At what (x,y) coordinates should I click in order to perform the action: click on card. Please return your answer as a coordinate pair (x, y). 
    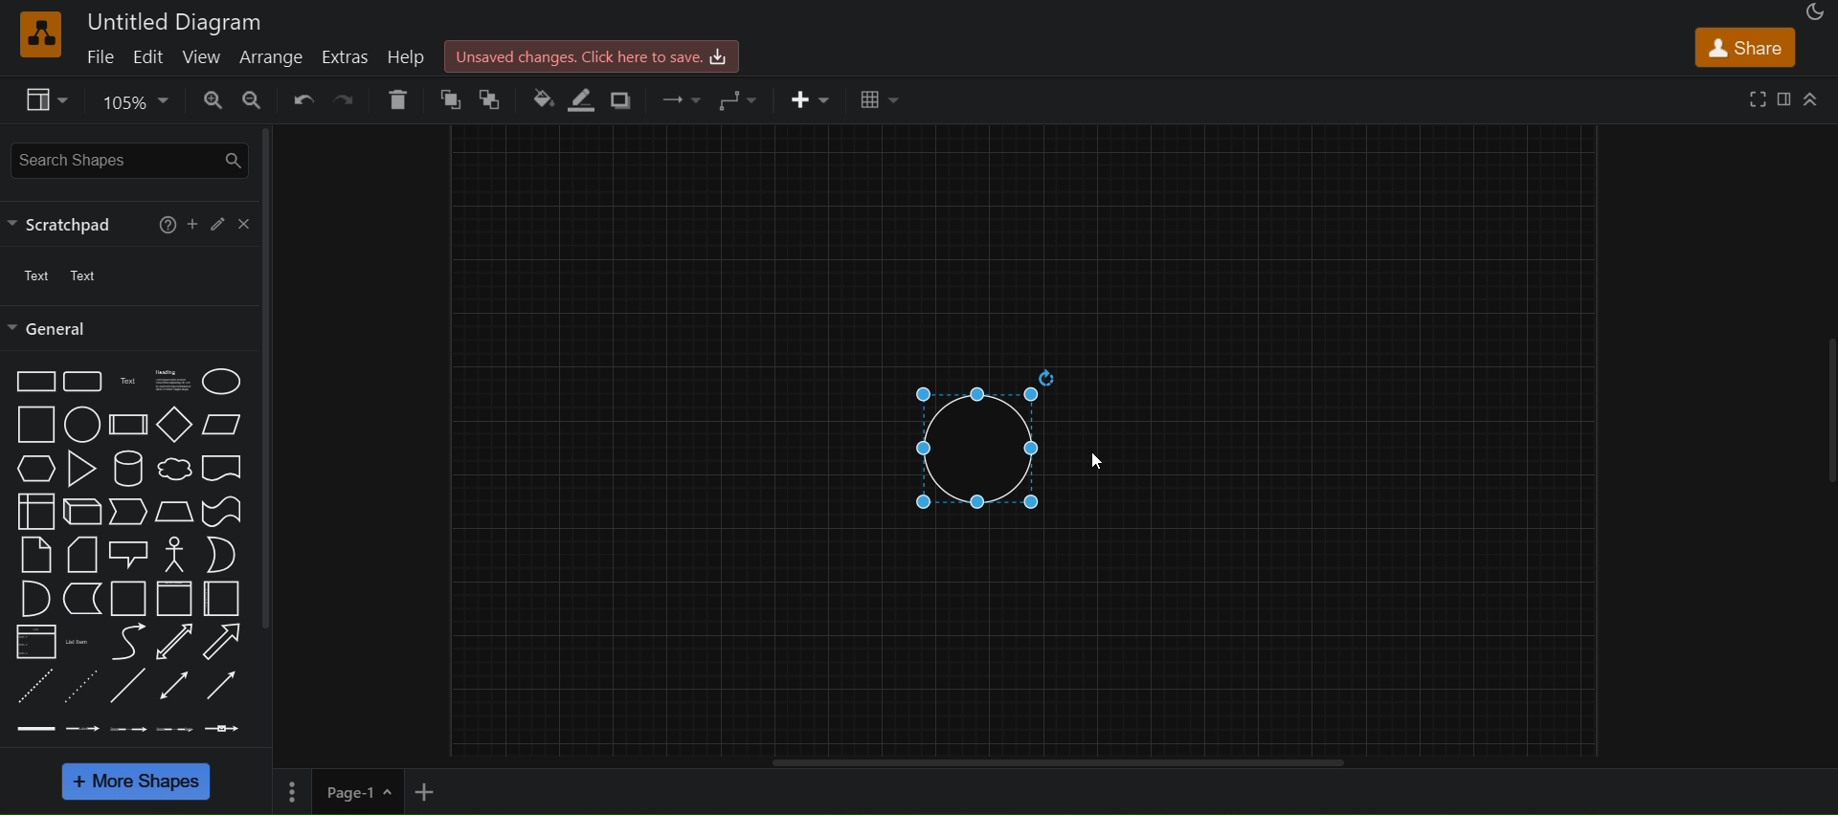
    Looking at the image, I should click on (78, 555).